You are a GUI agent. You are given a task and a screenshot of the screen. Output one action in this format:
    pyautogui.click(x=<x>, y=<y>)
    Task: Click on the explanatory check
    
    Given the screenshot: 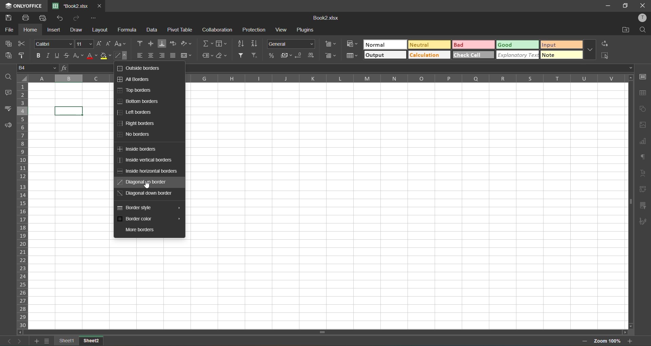 What is the action you would take?
    pyautogui.click(x=517, y=55)
    